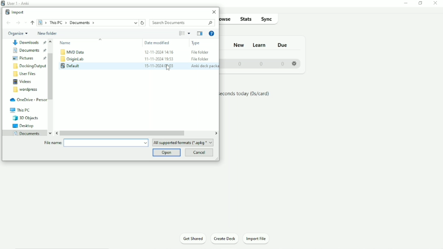 The width and height of the screenshot is (443, 249). I want to click on Documents, so click(25, 133).